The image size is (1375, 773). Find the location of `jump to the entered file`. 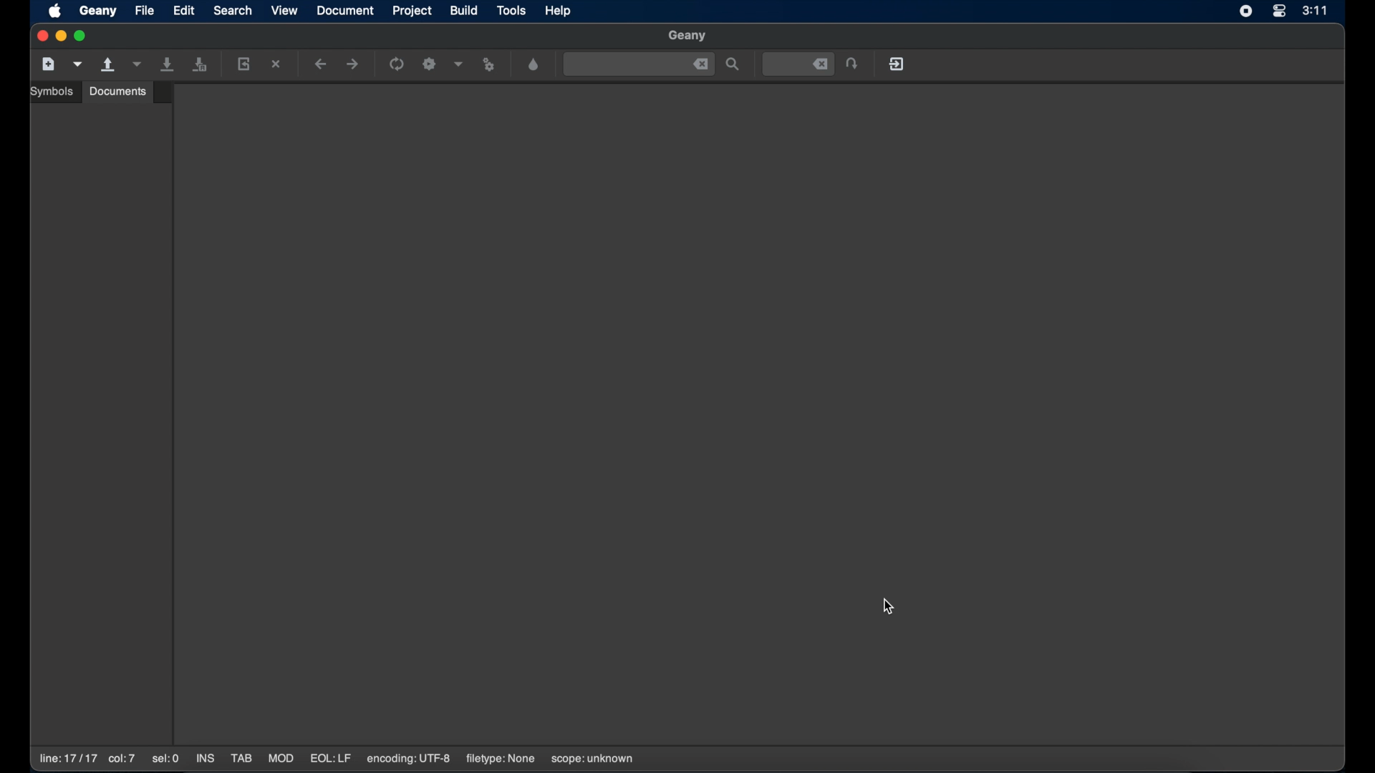

jump to the entered file is located at coordinates (853, 64).